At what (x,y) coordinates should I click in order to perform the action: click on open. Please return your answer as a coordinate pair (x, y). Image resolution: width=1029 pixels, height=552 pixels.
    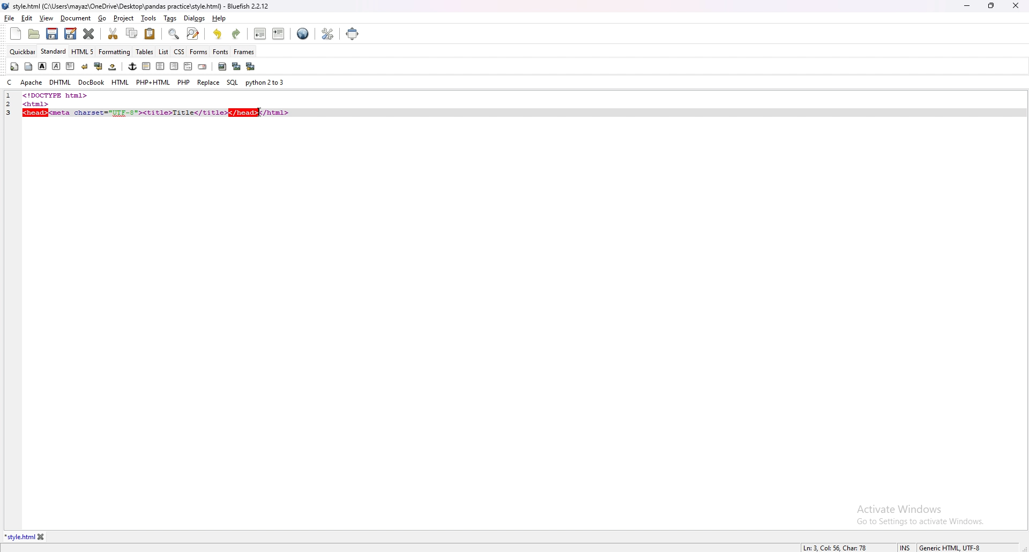
    Looking at the image, I should click on (35, 34).